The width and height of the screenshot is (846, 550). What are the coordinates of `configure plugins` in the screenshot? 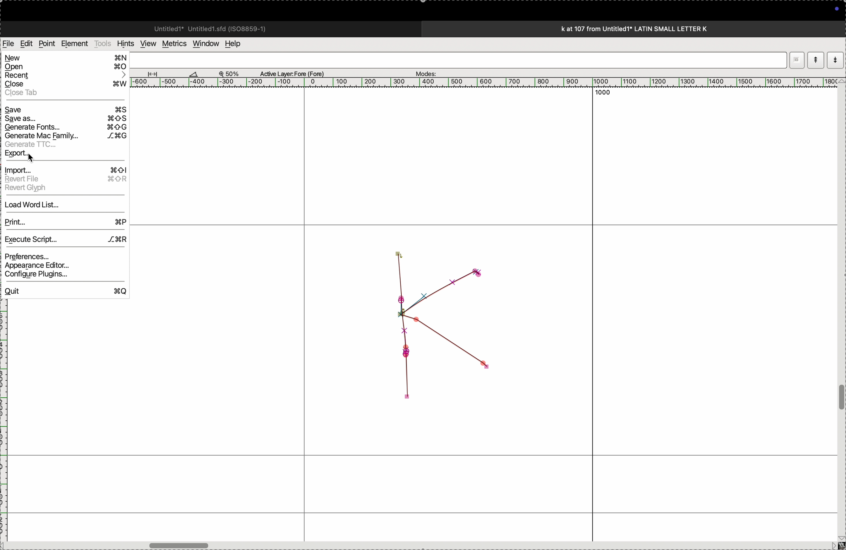 It's located at (63, 277).